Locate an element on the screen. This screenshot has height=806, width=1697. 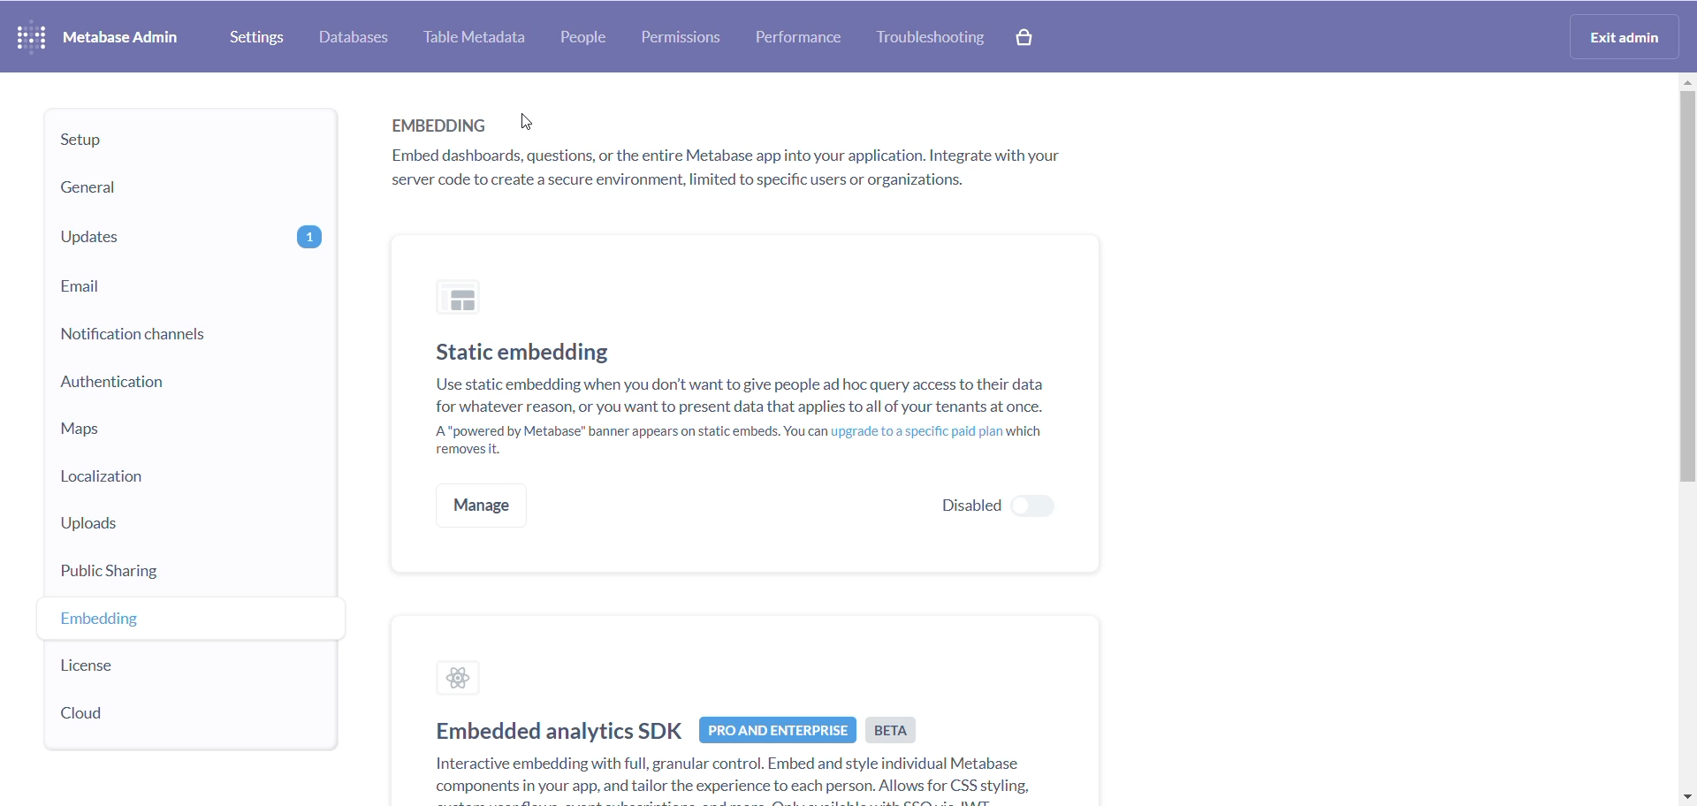
people is located at coordinates (580, 40).